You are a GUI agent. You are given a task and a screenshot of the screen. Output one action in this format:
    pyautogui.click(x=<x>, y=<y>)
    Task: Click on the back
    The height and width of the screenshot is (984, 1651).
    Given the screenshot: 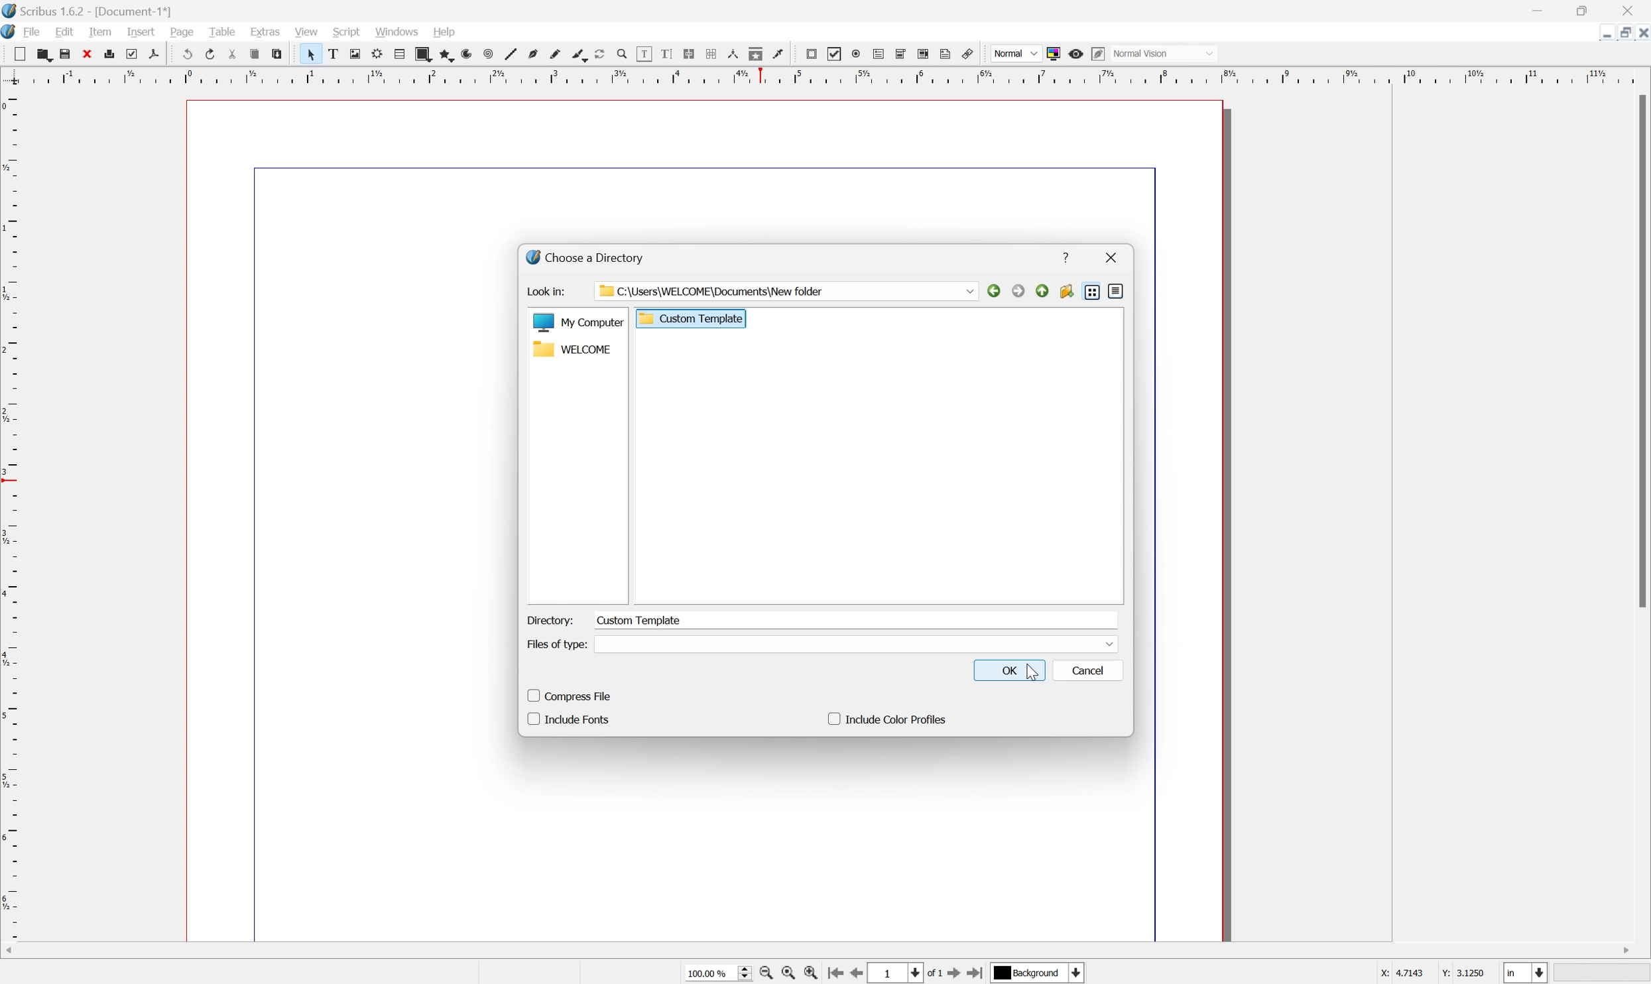 What is the action you would take?
    pyautogui.click(x=994, y=292)
    